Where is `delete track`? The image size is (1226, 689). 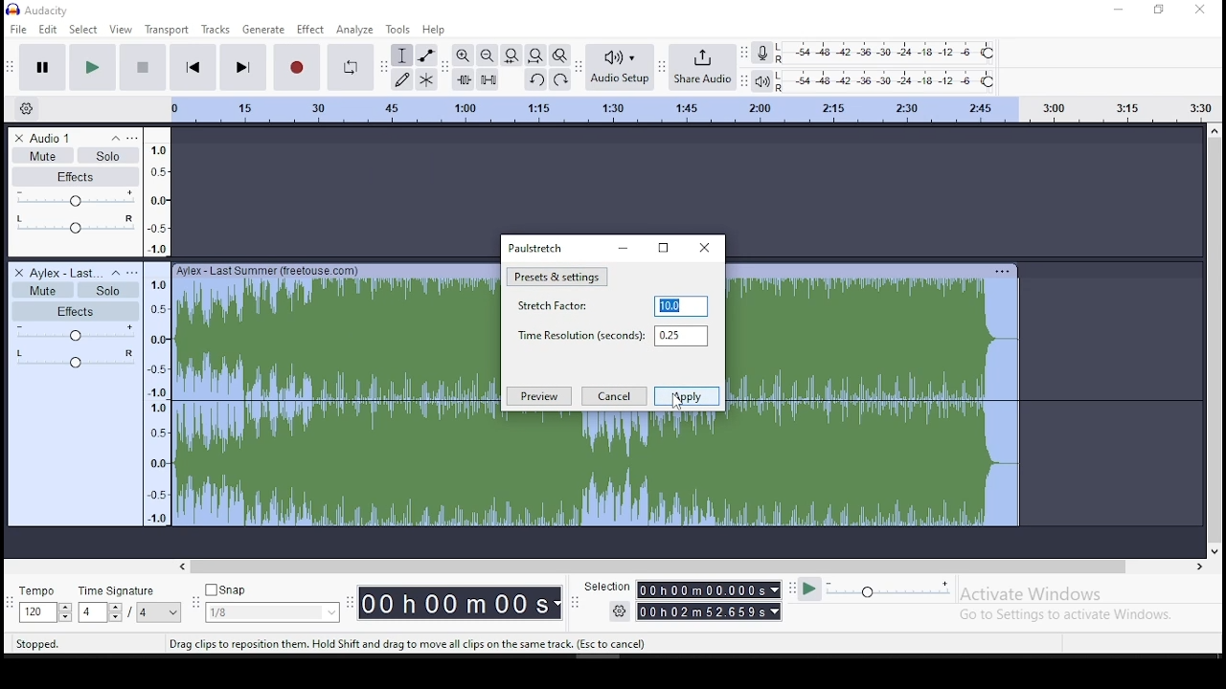 delete track is located at coordinates (20, 272).